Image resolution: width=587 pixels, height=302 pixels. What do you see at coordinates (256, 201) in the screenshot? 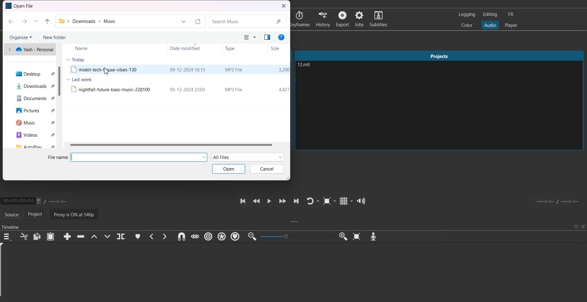
I see `Play quickly backwards` at bounding box center [256, 201].